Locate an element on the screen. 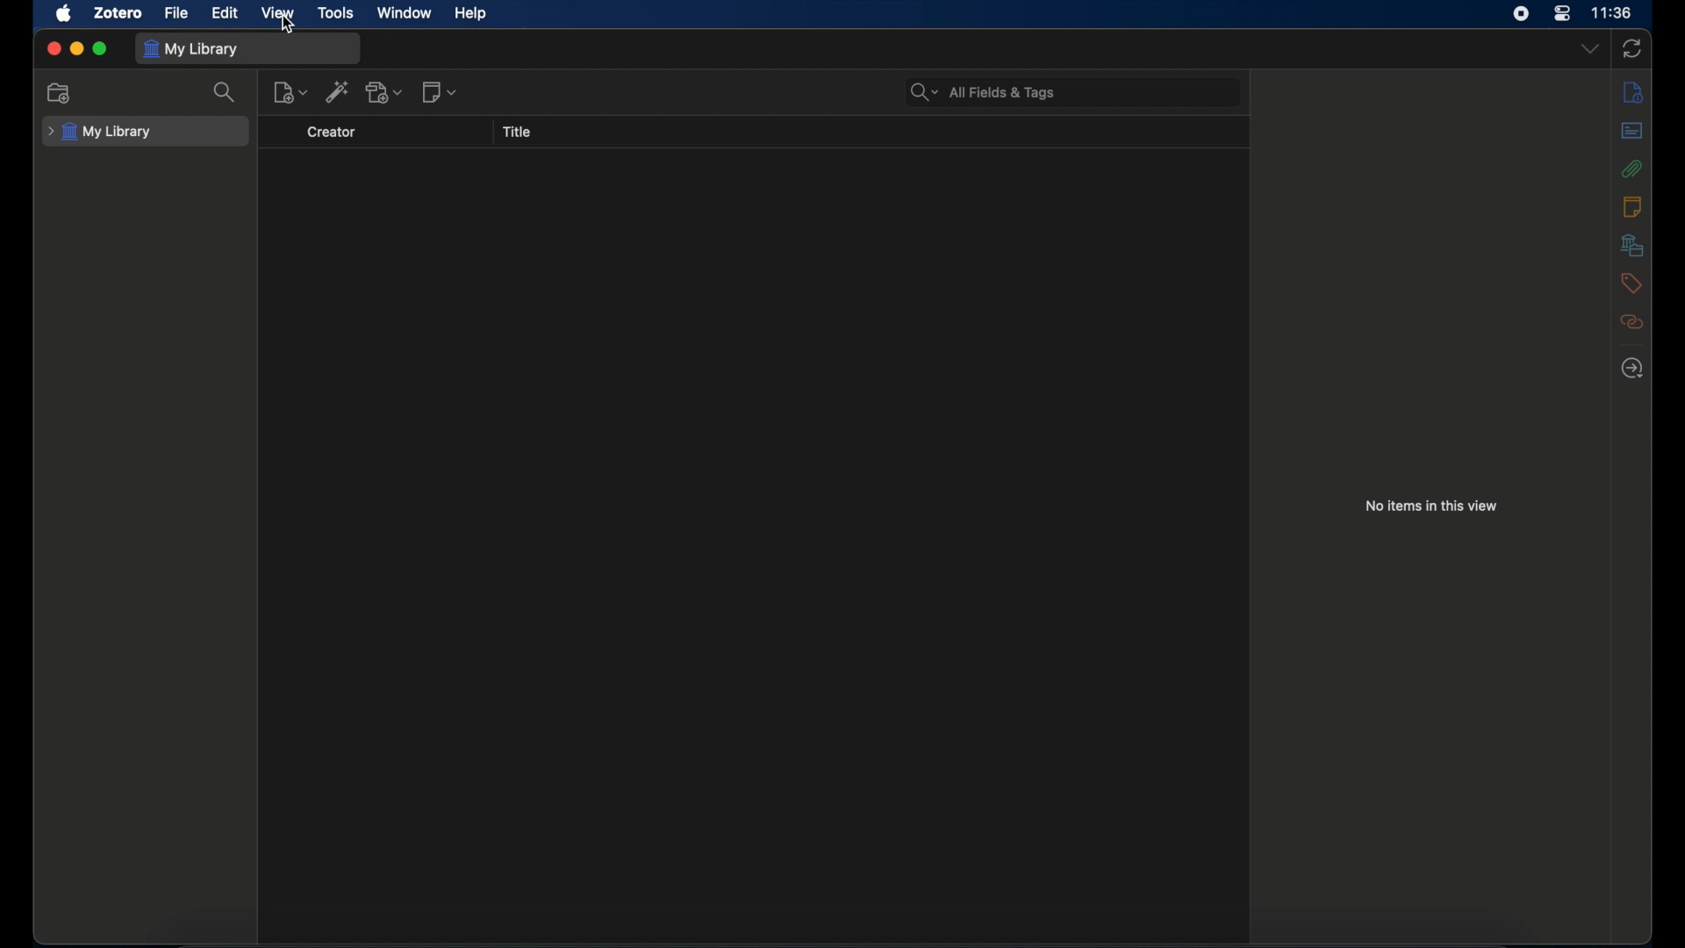 Image resolution: width=1685 pixels, height=948 pixels. help is located at coordinates (470, 14).